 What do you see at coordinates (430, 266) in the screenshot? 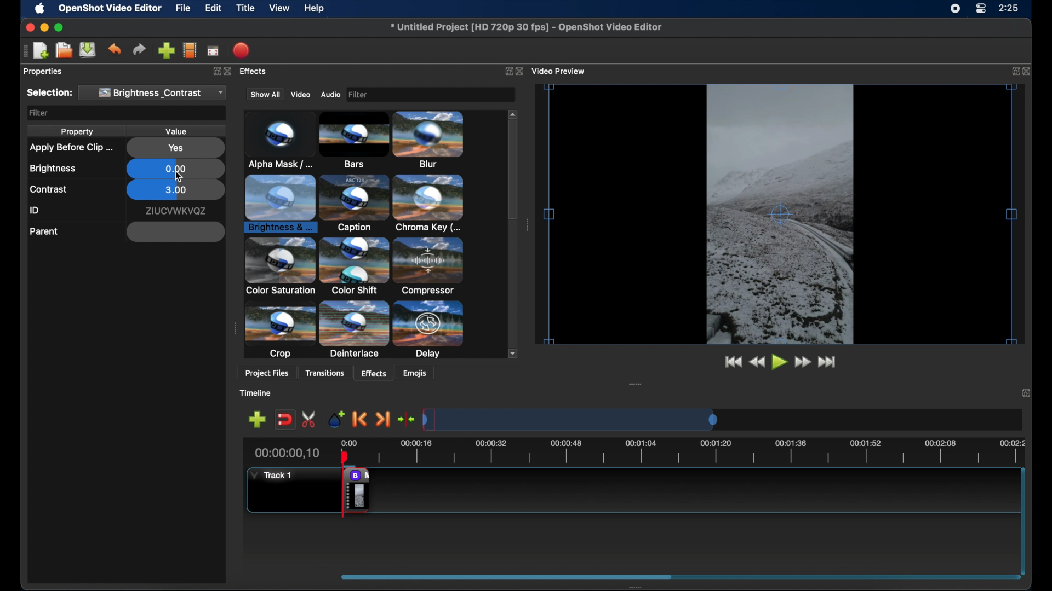
I see `delay` at bounding box center [430, 266].